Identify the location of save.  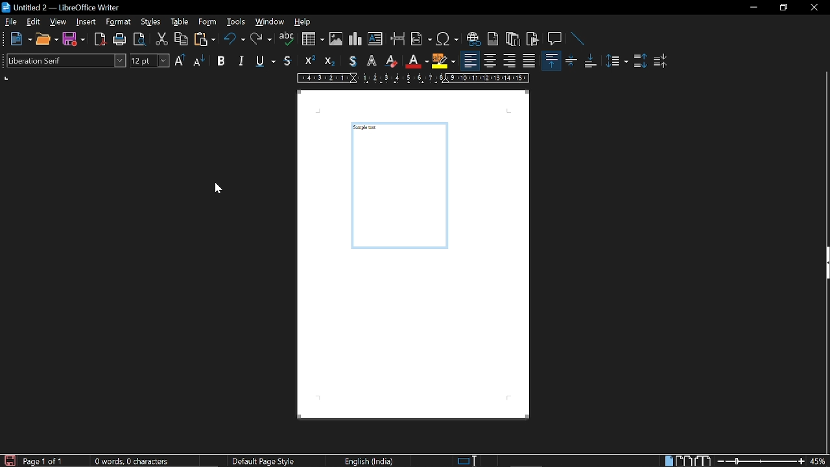
(73, 39).